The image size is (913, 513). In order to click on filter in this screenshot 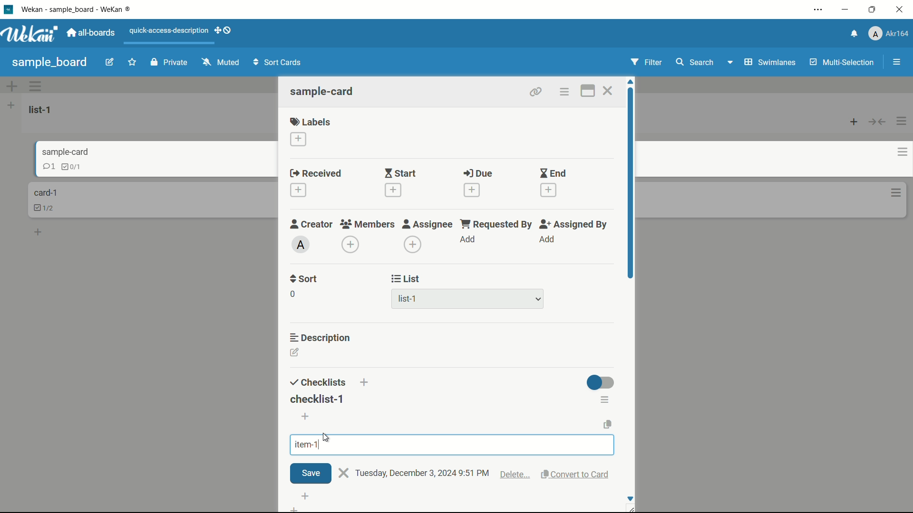, I will do `click(646, 62)`.